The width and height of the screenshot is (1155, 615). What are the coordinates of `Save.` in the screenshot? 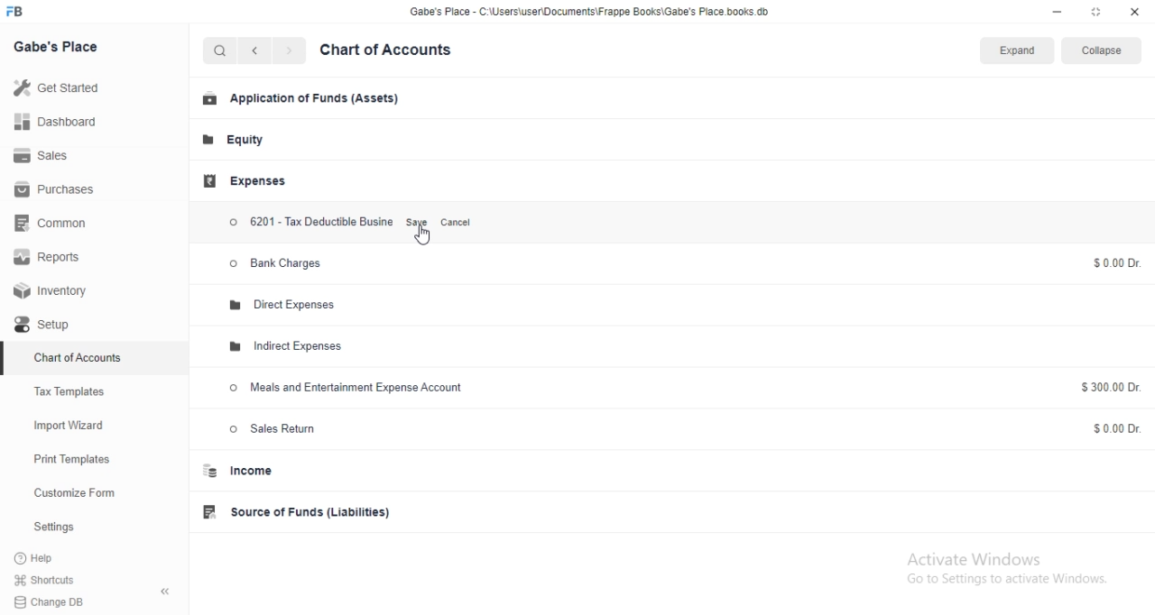 It's located at (417, 222).